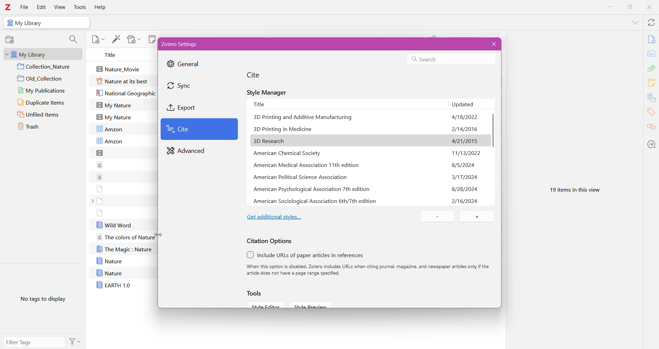 This screenshot has width=659, height=349. Describe the element at coordinates (24, 7) in the screenshot. I see `File` at that location.